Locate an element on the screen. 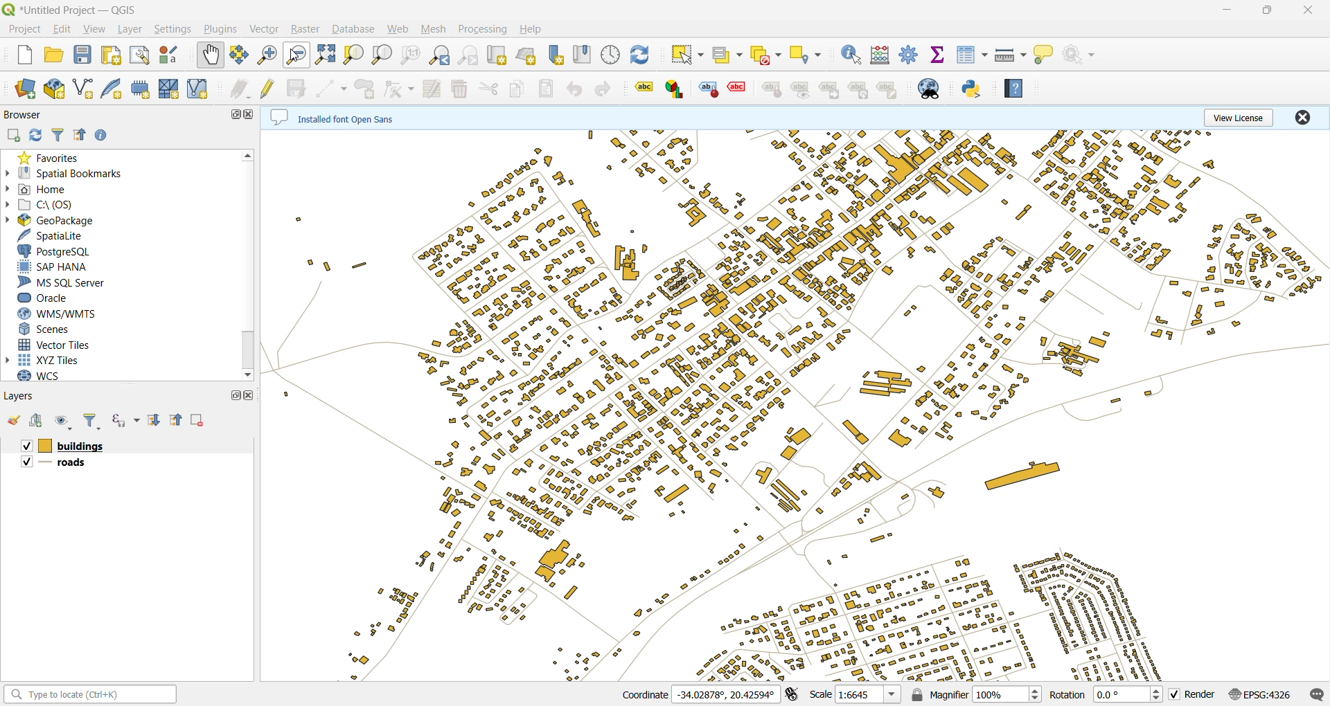 The width and height of the screenshot is (1330, 706). select location is located at coordinates (810, 55).